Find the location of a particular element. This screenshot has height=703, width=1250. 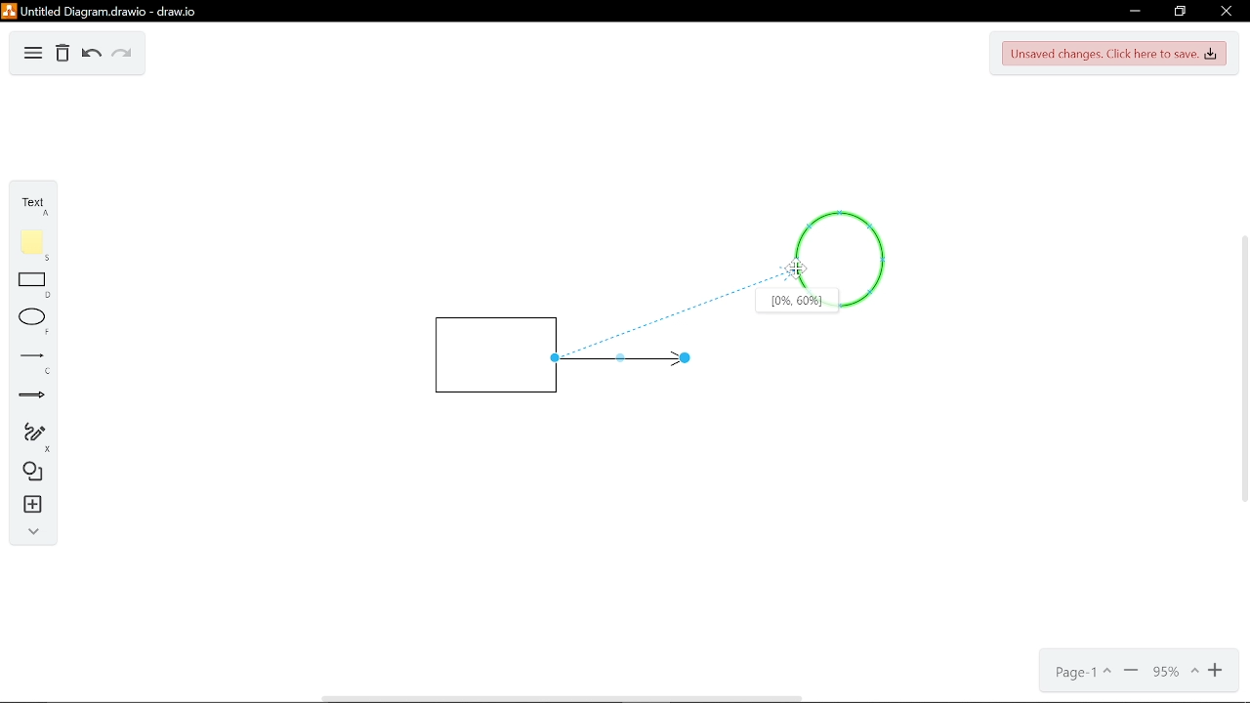

Cursor is located at coordinates (799, 272).